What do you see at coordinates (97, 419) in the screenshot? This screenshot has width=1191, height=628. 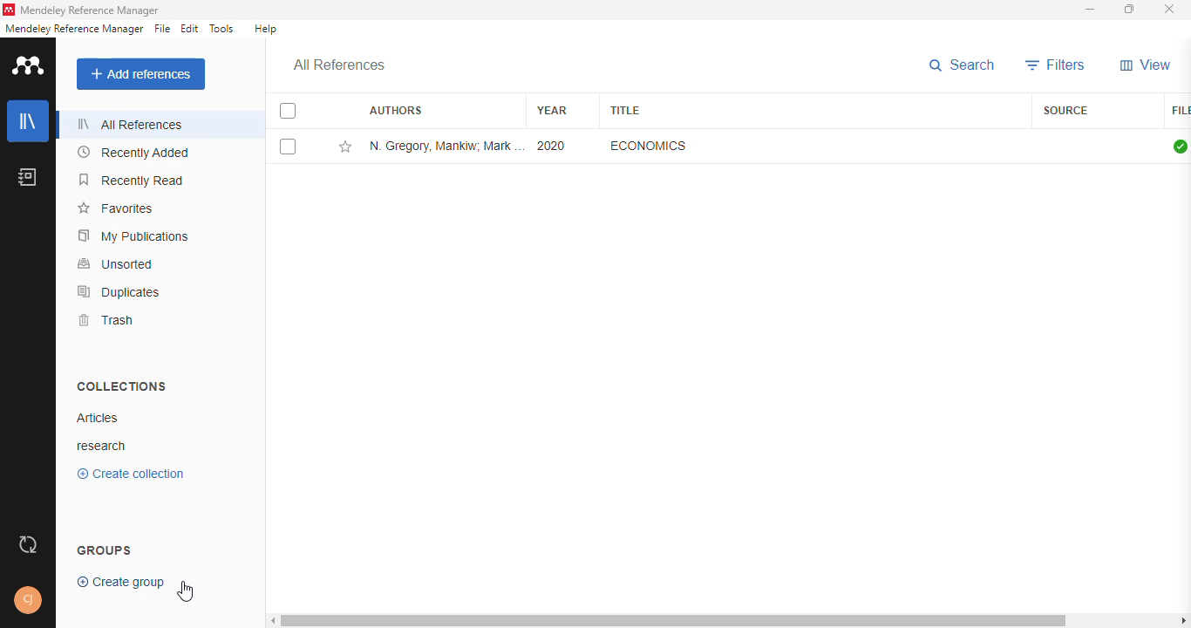 I see `articles` at bounding box center [97, 419].